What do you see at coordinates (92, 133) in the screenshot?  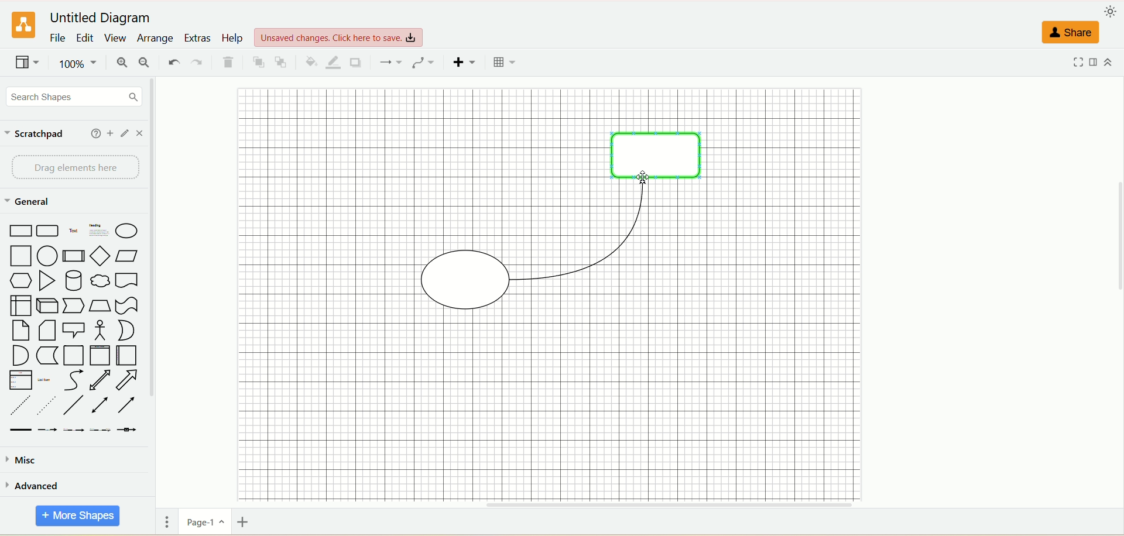 I see `help` at bounding box center [92, 133].